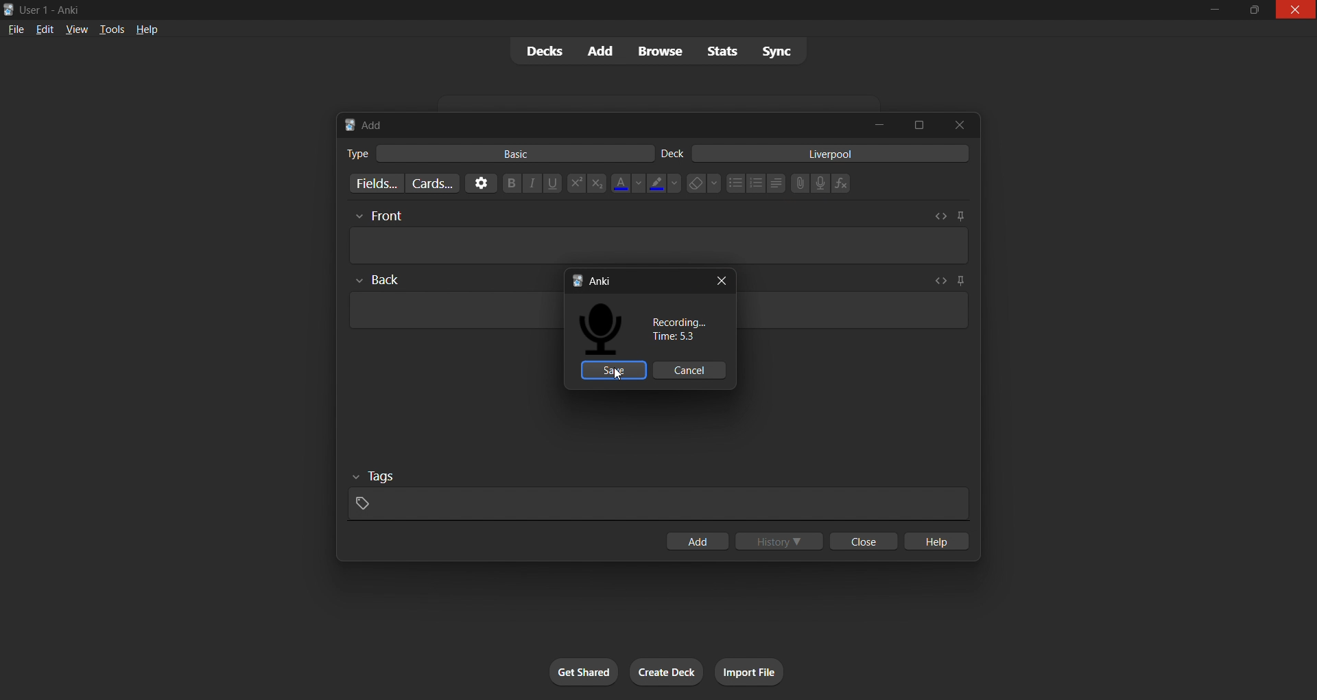 This screenshot has height=700, width=1317. What do you see at coordinates (381, 282) in the screenshot?
I see `back` at bounding box center [381, 282].